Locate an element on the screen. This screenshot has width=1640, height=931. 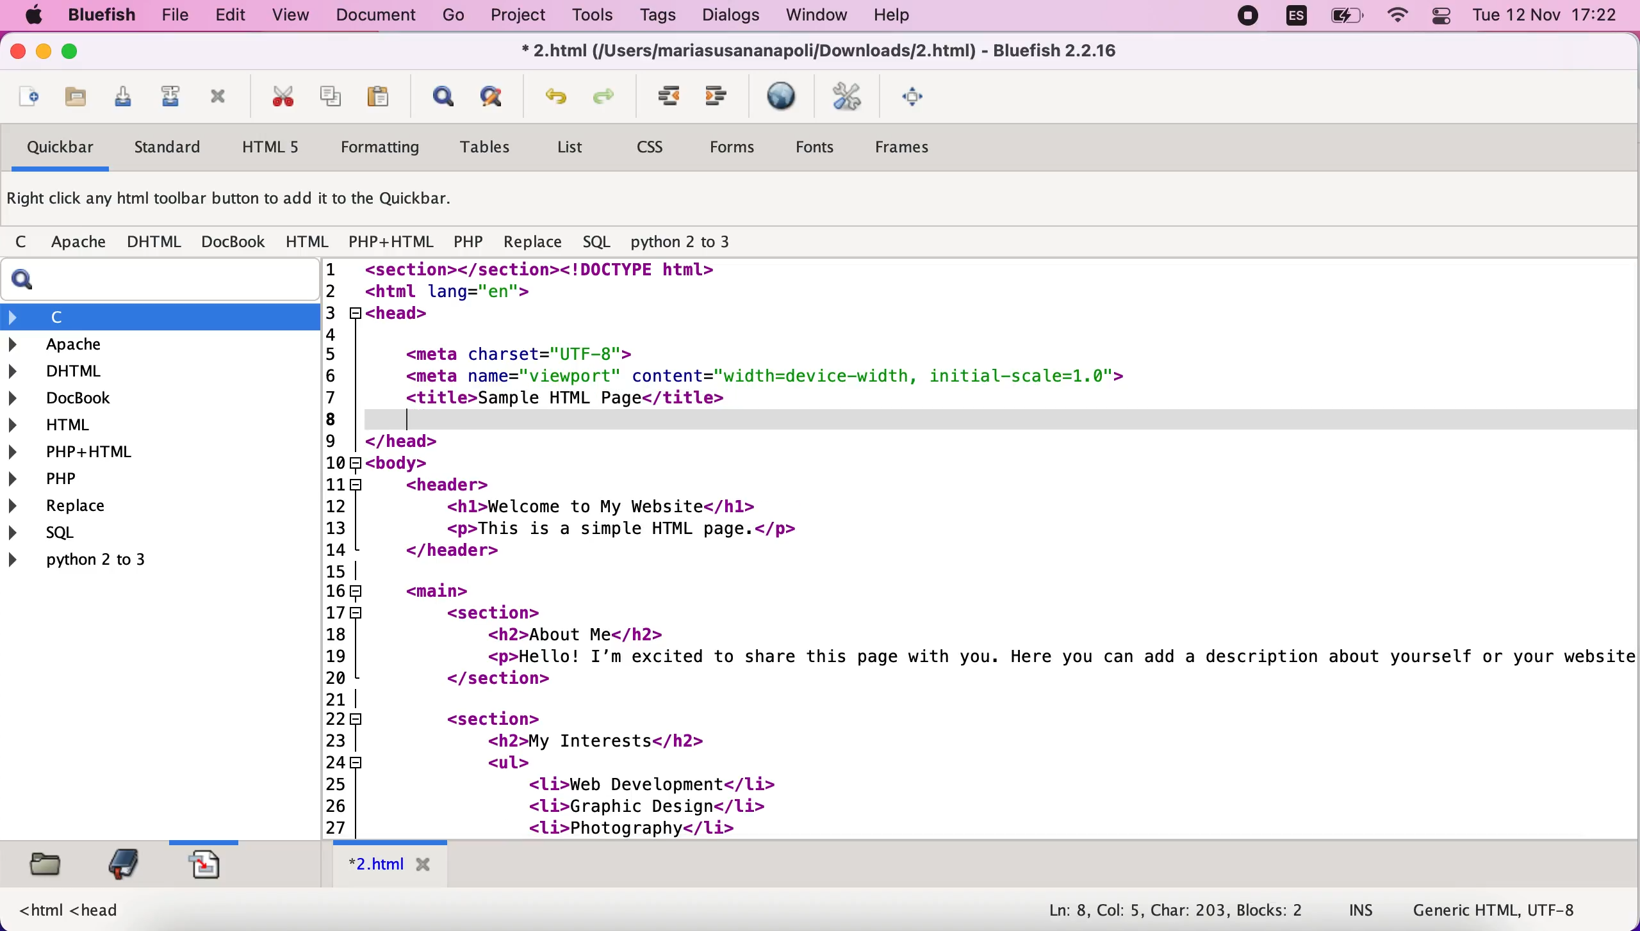
project is located at coordinates (516, 17).